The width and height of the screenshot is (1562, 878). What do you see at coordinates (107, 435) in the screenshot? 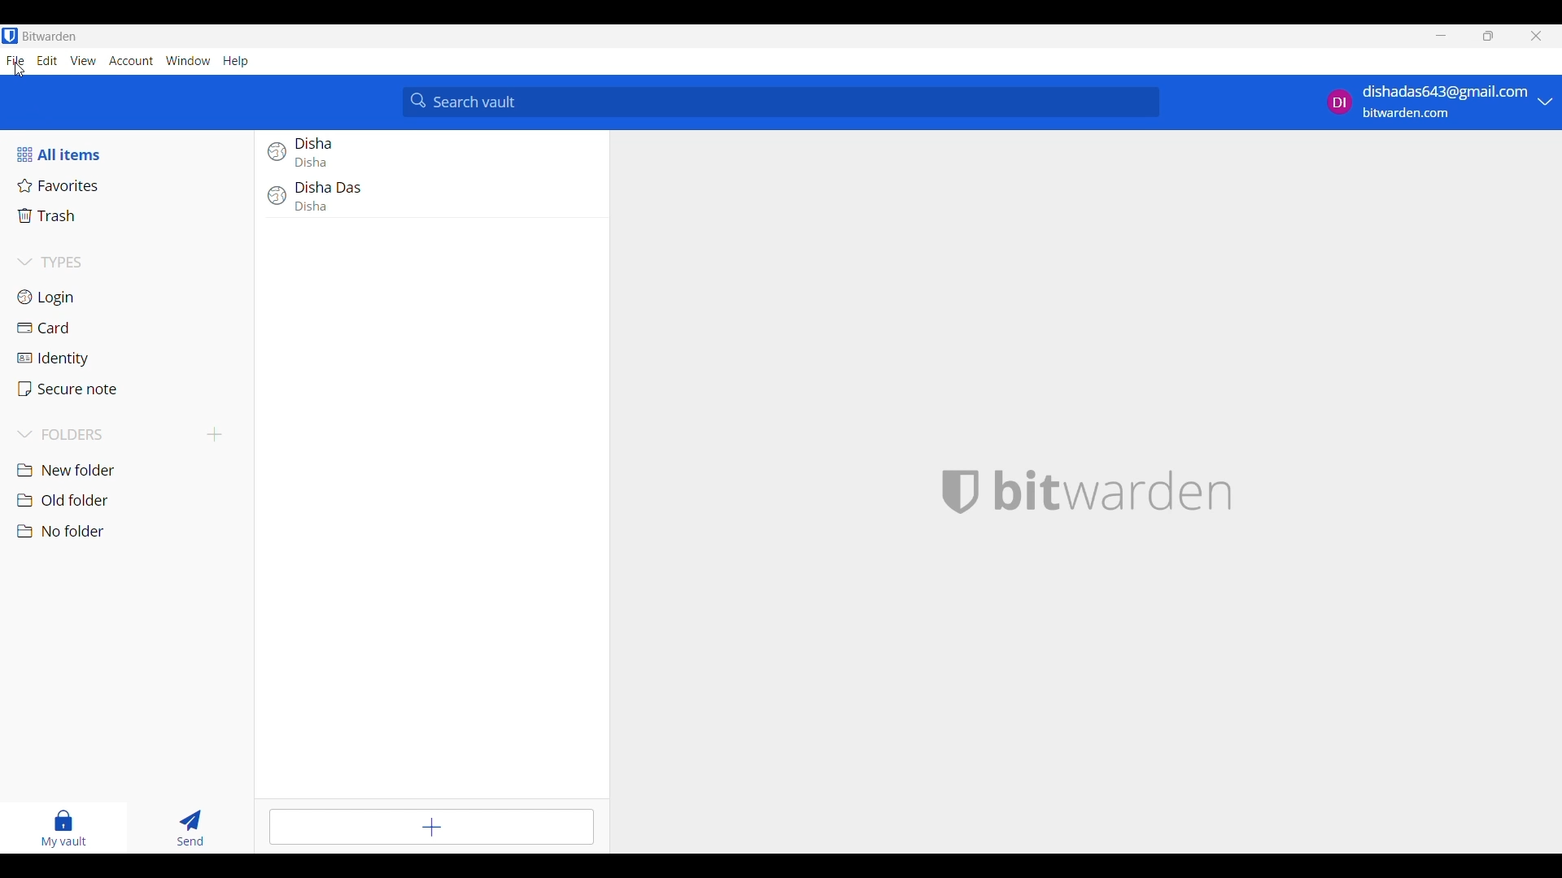
I see `Collapse Folders` at bounding box center [107, 435].